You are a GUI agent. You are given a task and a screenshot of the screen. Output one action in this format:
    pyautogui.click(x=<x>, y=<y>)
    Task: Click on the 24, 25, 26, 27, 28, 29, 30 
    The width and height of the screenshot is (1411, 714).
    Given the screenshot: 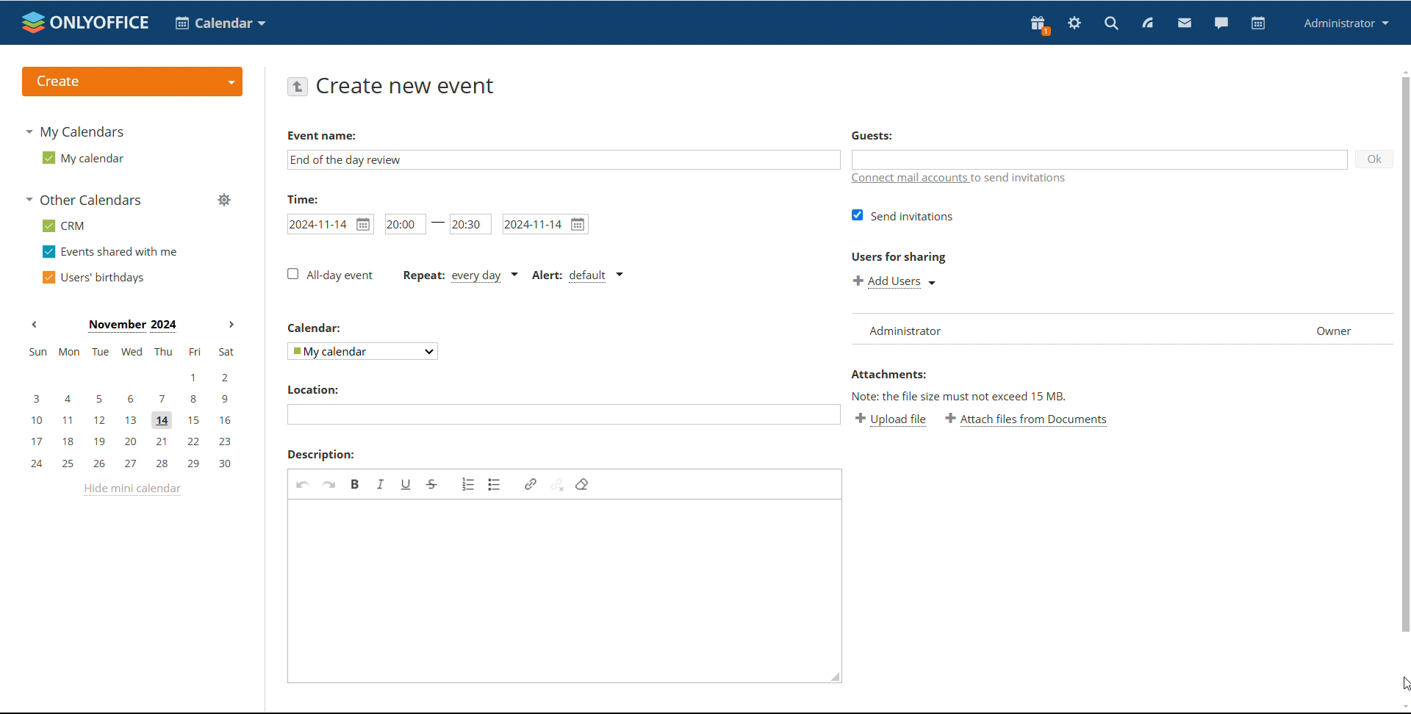 What is the action you would take?
    pyautogui.click(x=135, y=464)
    